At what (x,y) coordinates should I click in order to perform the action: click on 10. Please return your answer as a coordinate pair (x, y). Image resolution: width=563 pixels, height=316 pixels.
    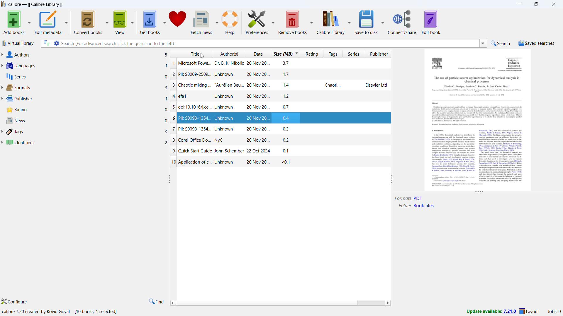
    Looking at the image, I should click on (173, 162).